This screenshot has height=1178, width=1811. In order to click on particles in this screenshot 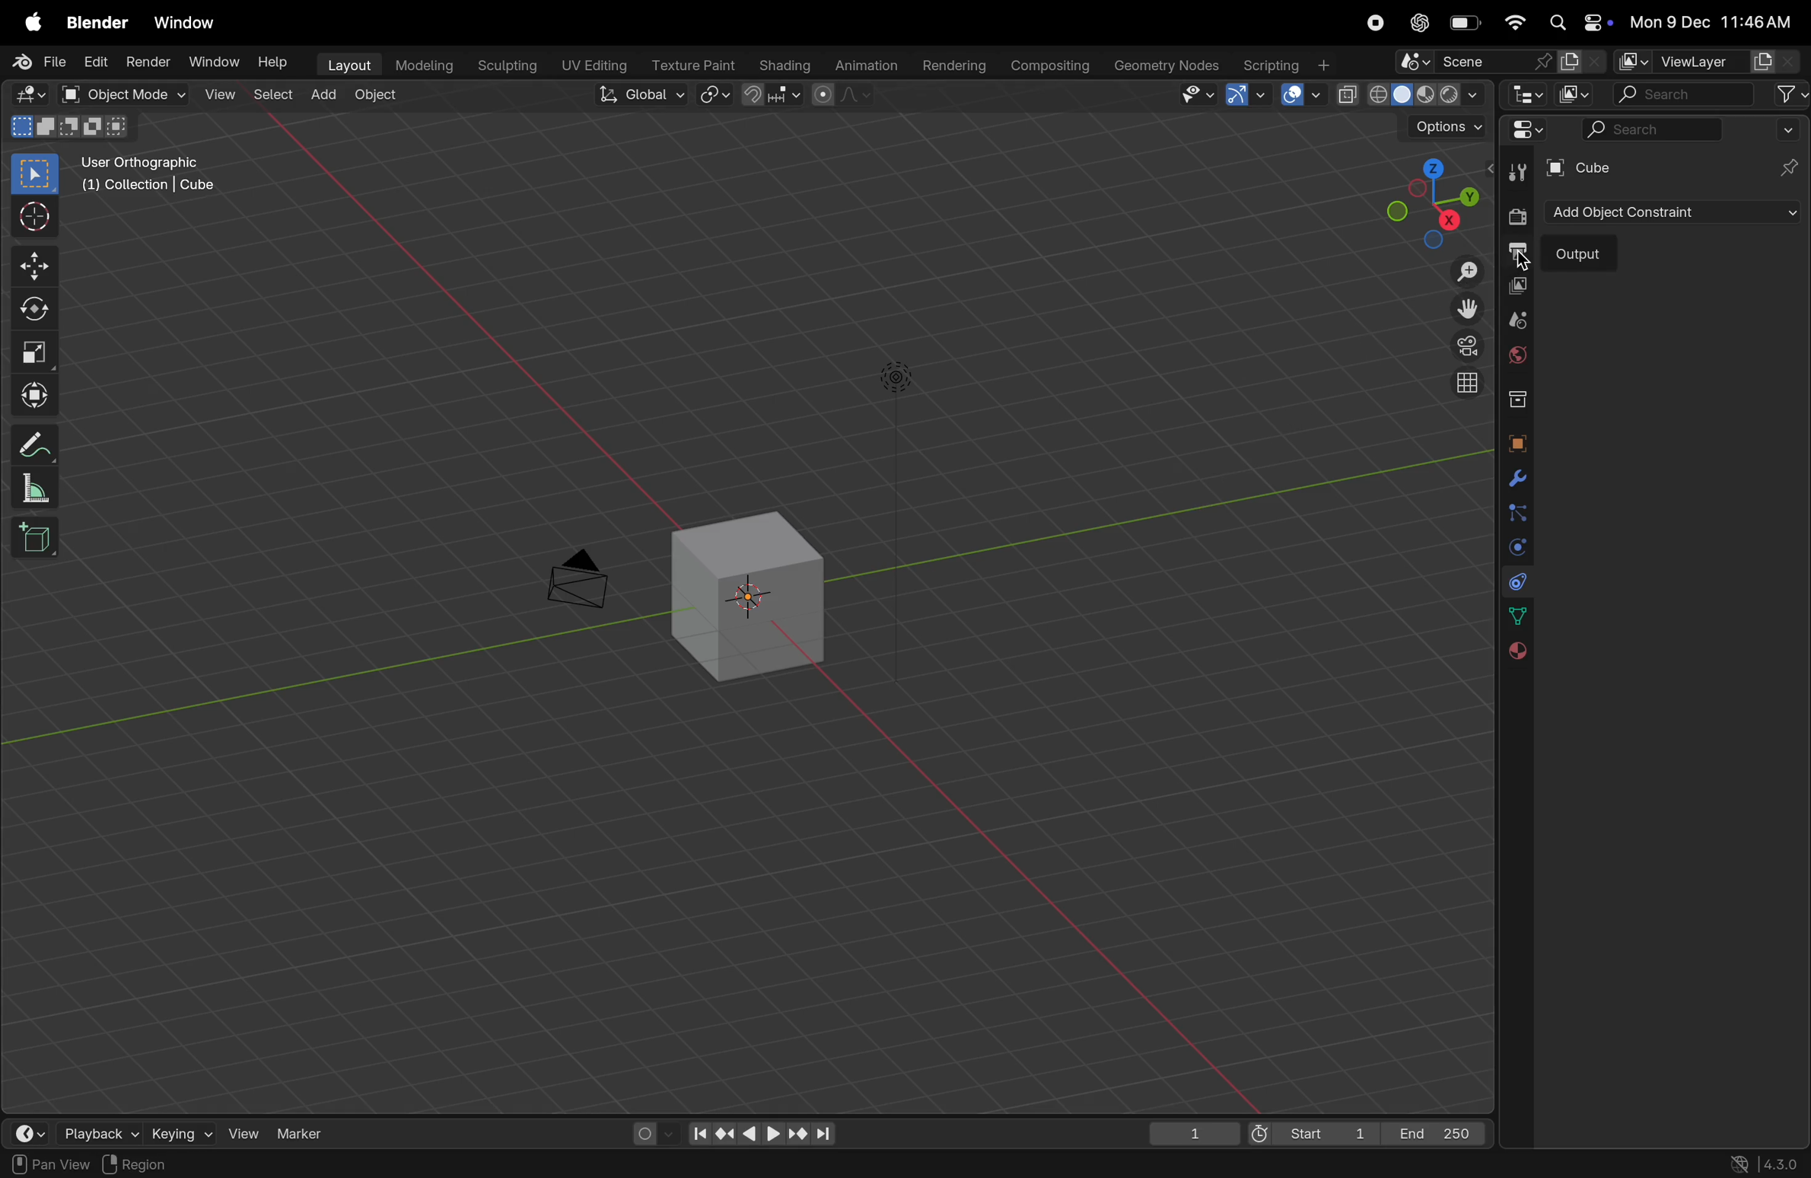, I will do `click(1516, 511)`.